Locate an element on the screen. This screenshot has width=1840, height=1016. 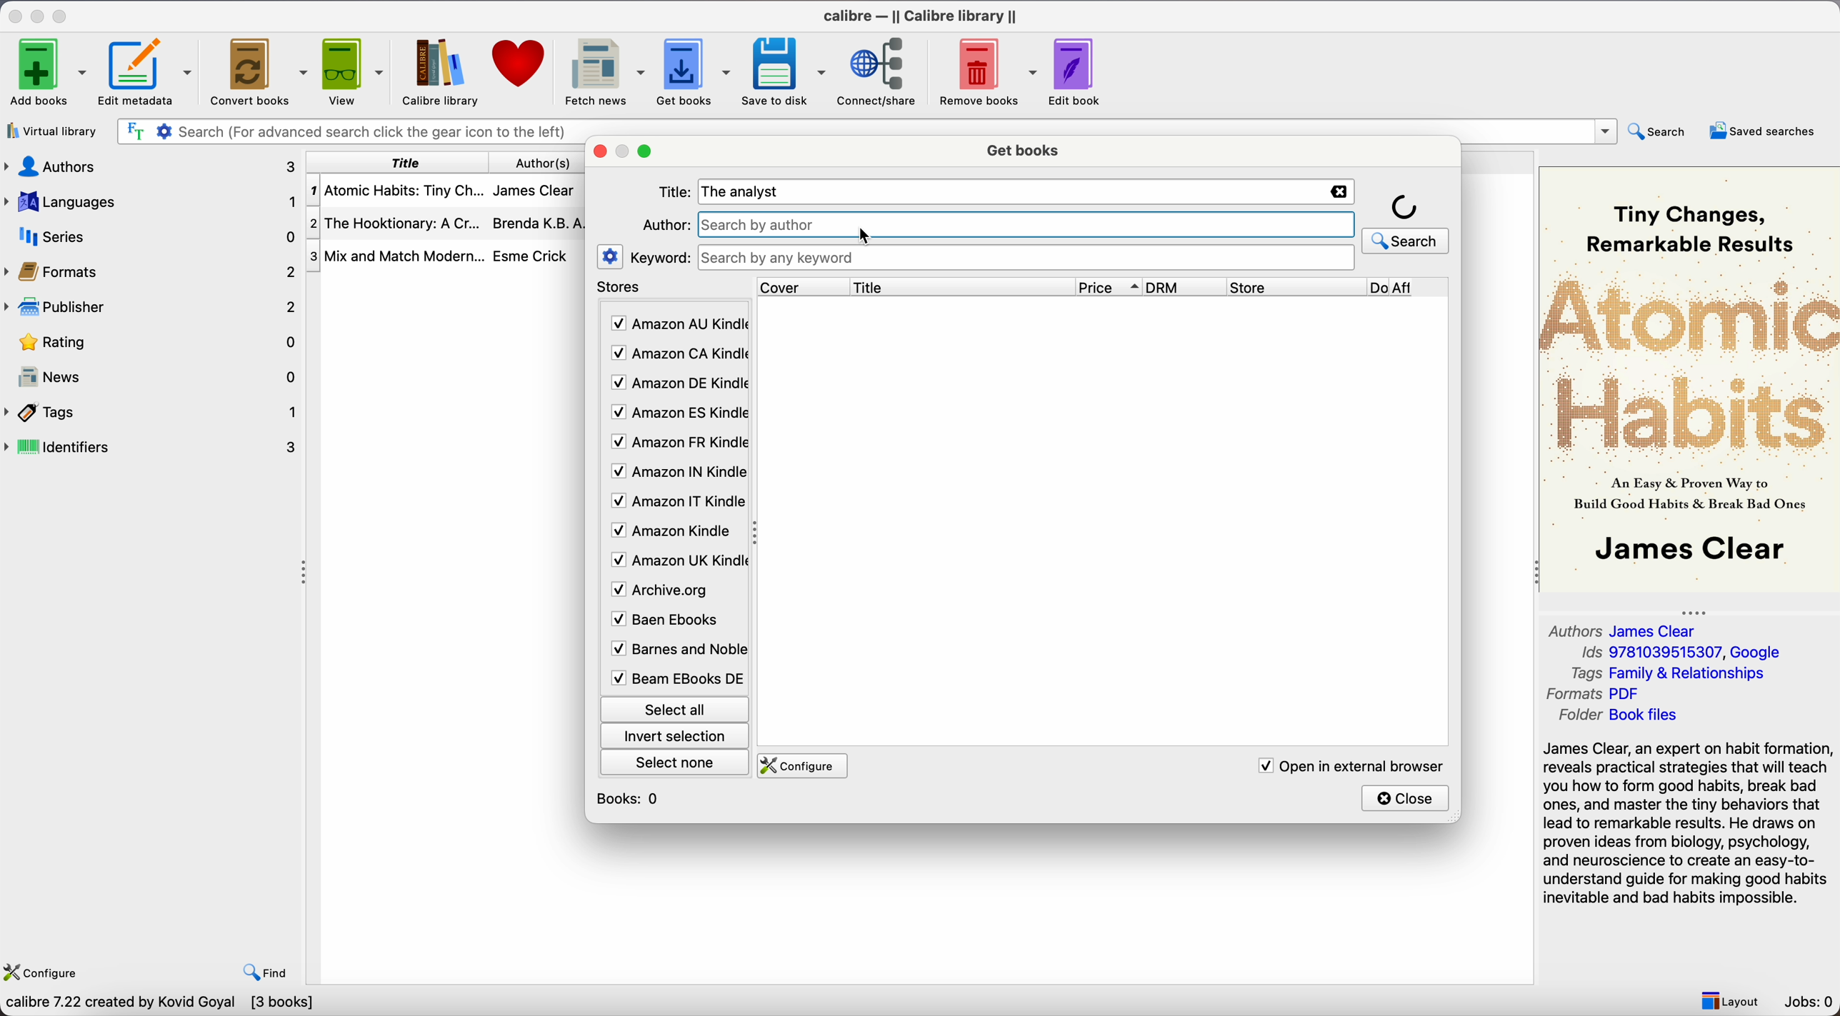
rating is located at coordinates (154, 342).